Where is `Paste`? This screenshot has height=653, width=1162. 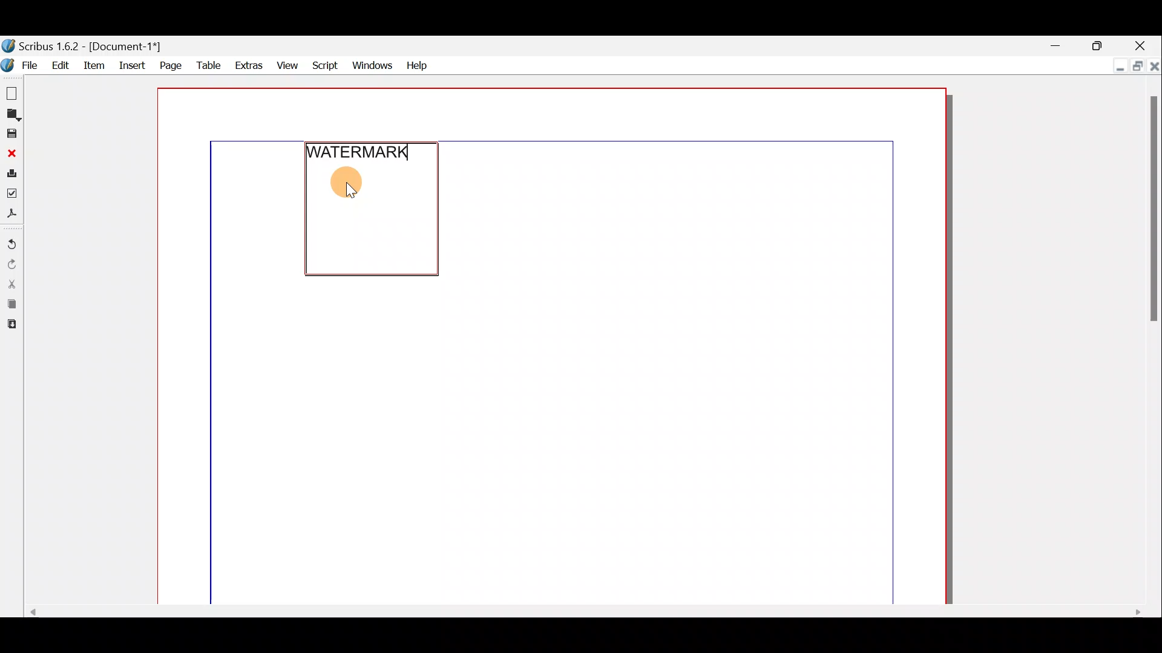
Paste is located at coordinates (10, 326).